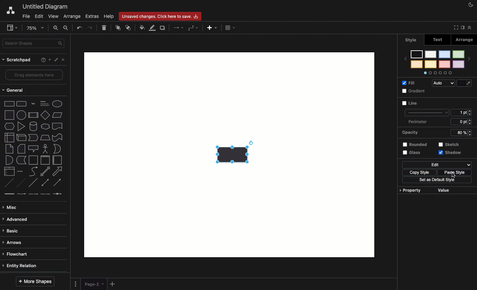  Describe the element at coordinates (34, 148) in the screenshot. I see `callout` at that location.